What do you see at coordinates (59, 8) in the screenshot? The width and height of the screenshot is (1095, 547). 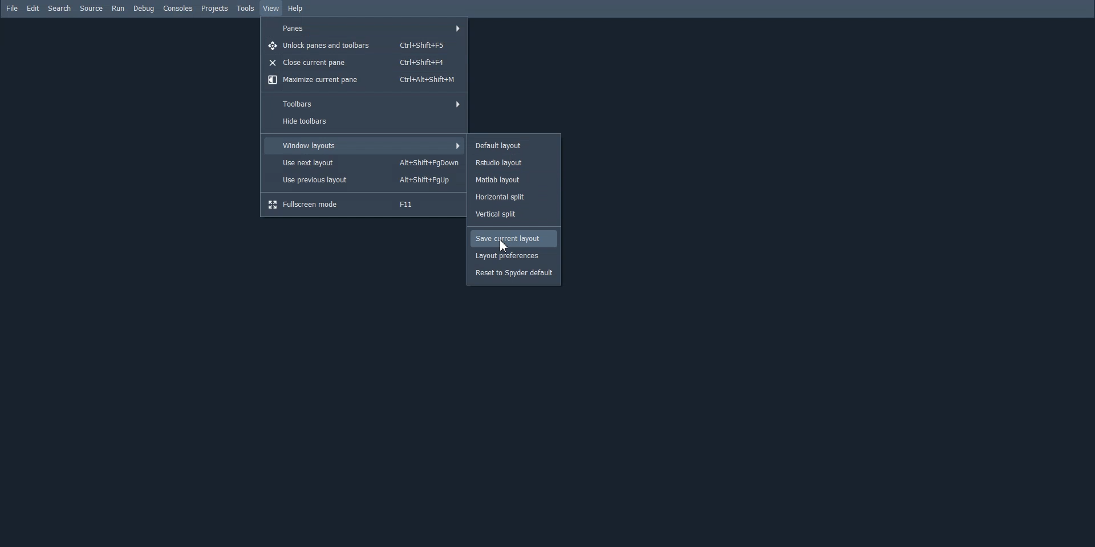 I see `Search` at bounding box center [59, 8].